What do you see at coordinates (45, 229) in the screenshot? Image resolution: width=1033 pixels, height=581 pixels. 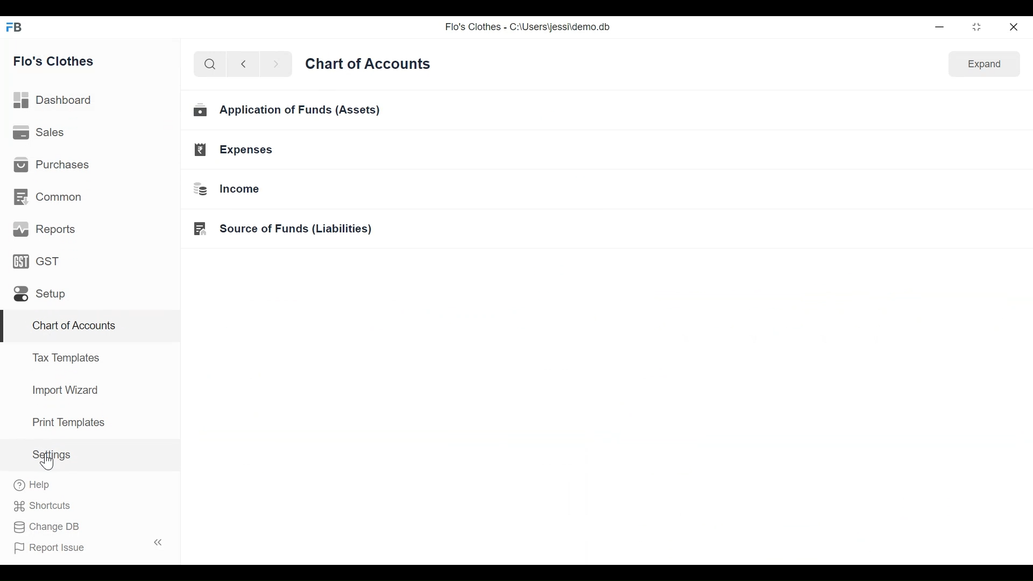 I see `reports` at bounding box center [45, 229].